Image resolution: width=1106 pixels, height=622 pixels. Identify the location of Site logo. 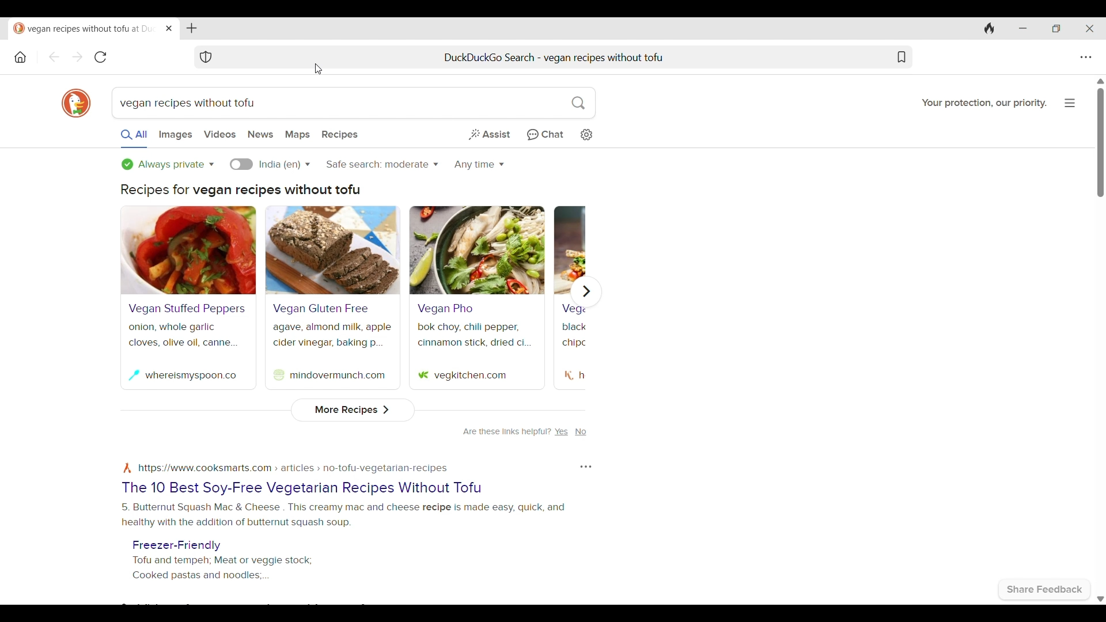
(127, 468).